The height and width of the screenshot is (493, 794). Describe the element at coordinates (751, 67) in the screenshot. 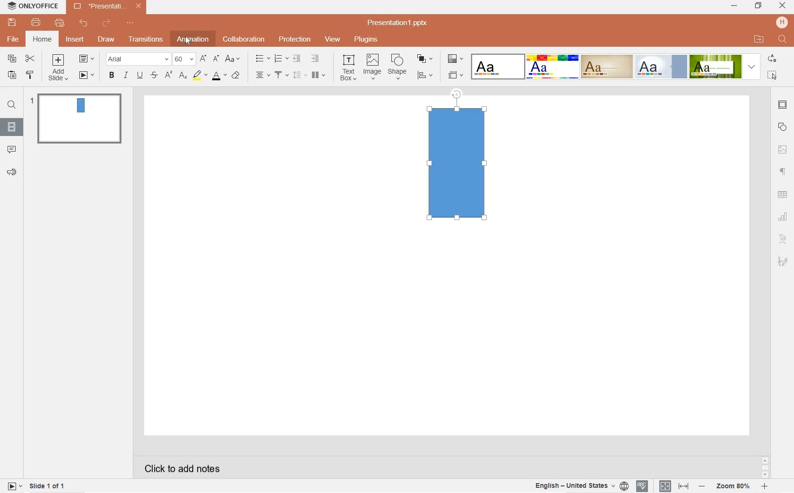

I see `expand ` at that location.